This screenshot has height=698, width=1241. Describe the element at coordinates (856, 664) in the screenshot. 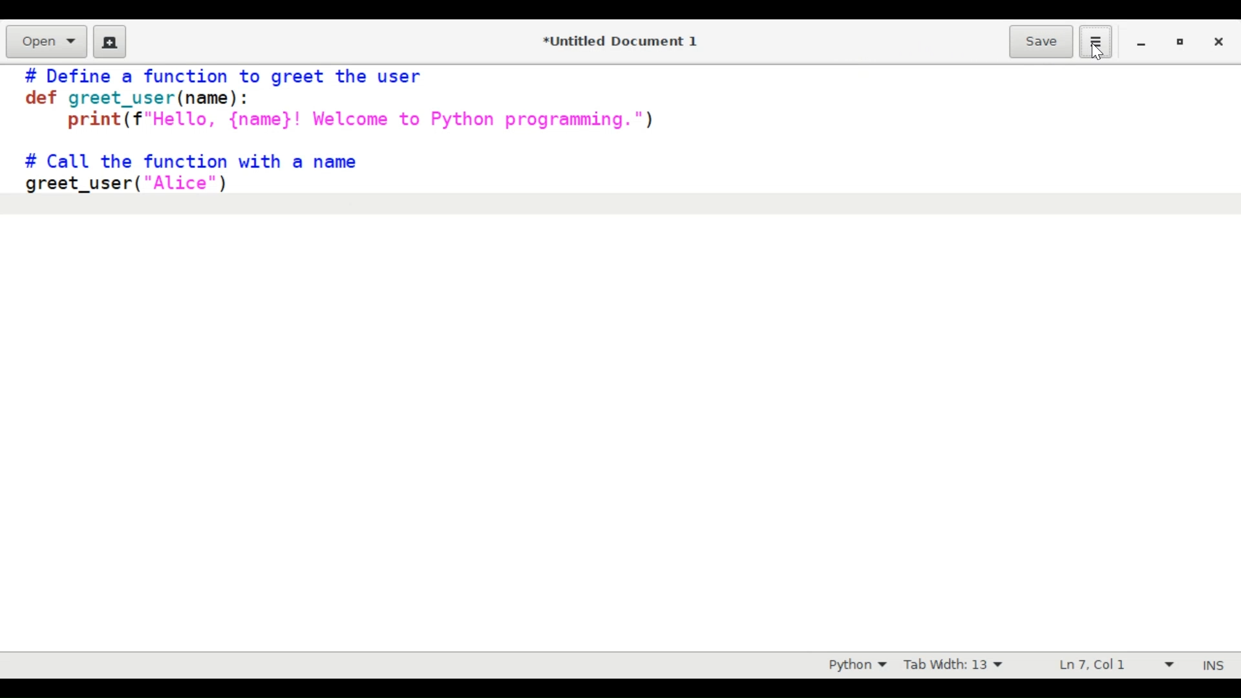

I see `Highlighting mode` at that location.